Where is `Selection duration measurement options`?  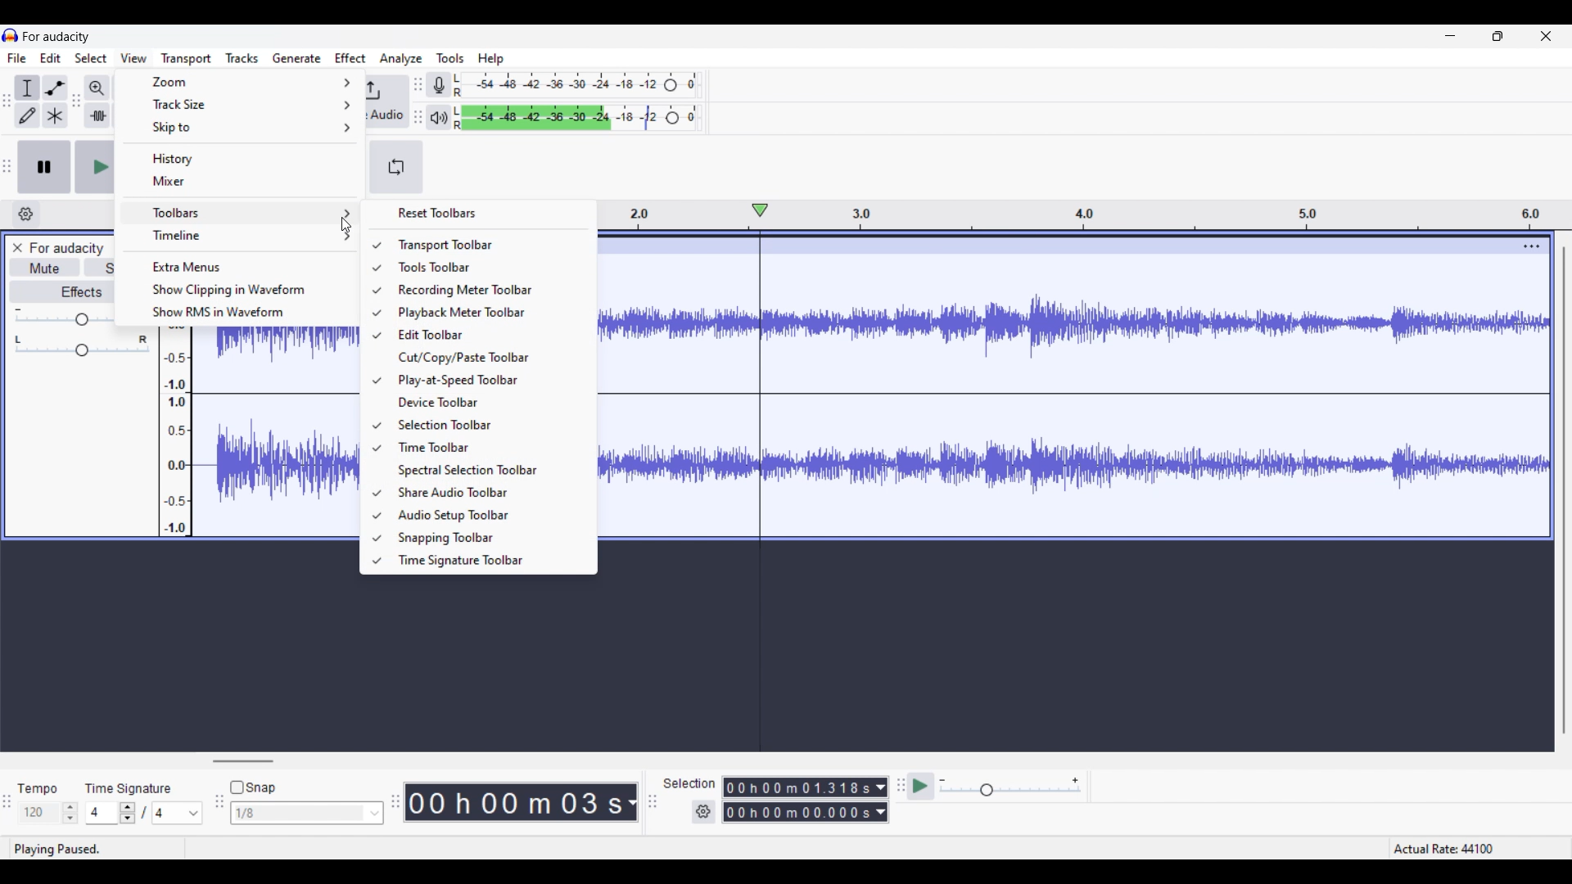
Selection duration measurement options is located at coordinates (880, 800).